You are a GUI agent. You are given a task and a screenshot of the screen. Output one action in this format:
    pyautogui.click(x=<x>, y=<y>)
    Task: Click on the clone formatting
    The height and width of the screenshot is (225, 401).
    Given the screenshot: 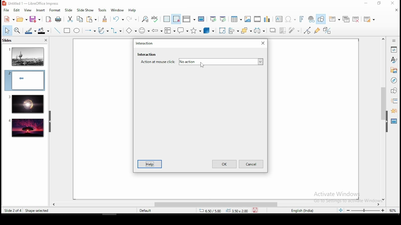 What is the action you would take?
    pyautogui.click(x=105, y=19)
    